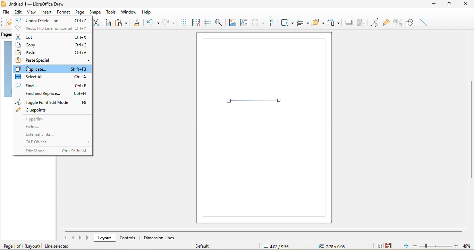  Describe the element at coordinates (52, 102) in the screenshot. I see `toggle point edit mode` at that location.